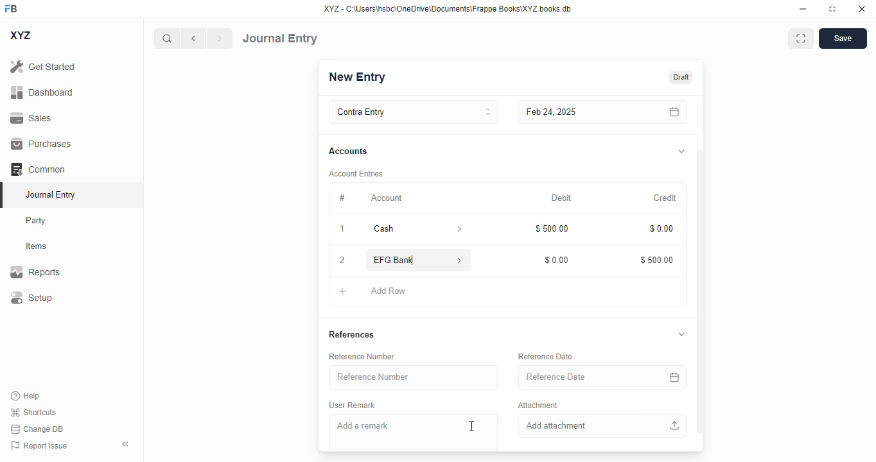 This screenshot has height=462, width=876. What do you see at coordinates (414, 377) in the screenshot?
I see `reference number` at bounding box center [414, 377].